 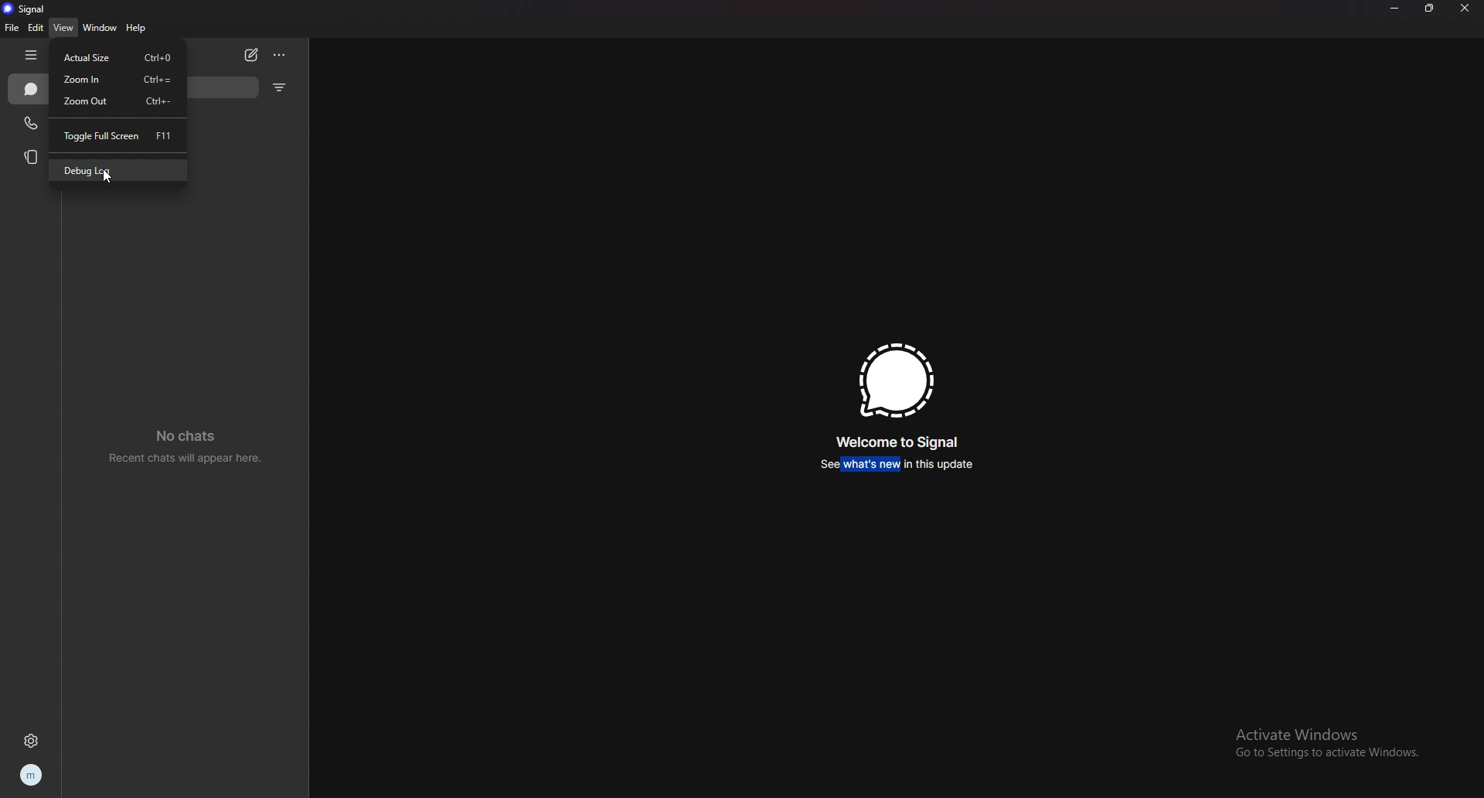 I want to click on settings, so click(x=32, y=741).